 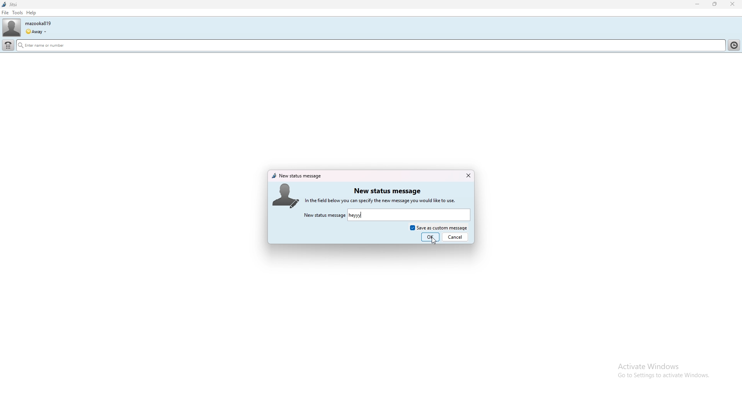 I want to click on dialpad, so click(x=9, y=46).